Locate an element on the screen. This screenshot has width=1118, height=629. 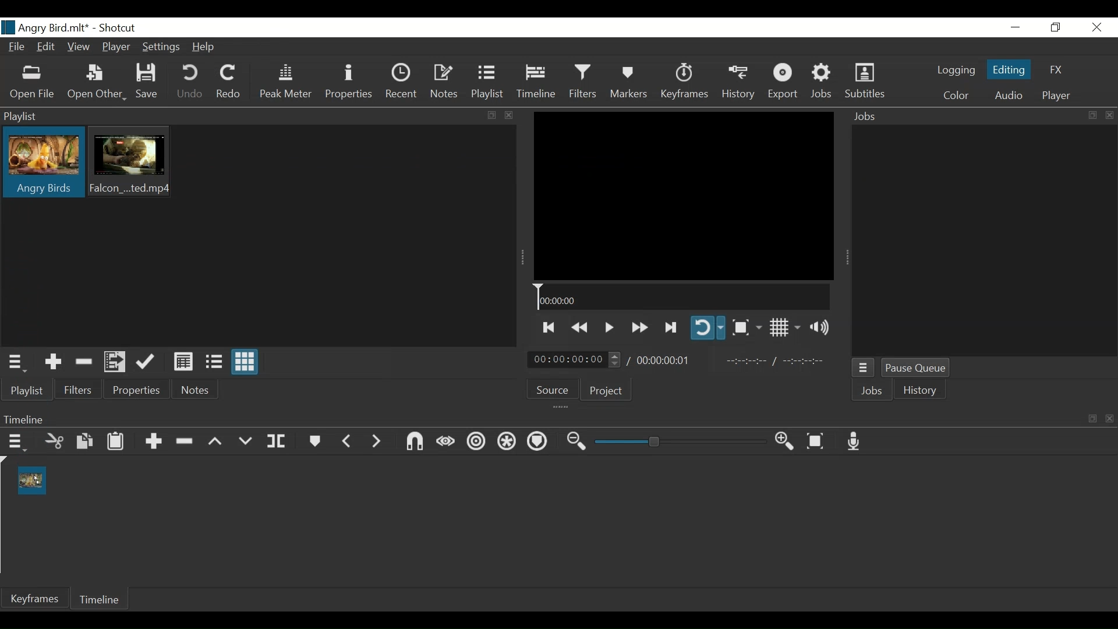
Skip to the next point is located at coordinates (670, 326).